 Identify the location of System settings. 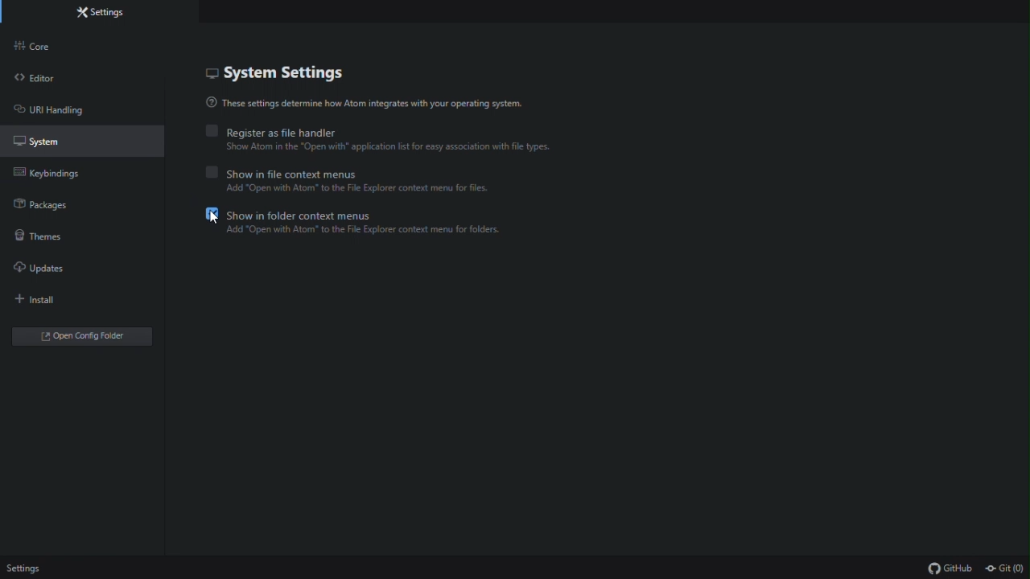
(282, 74).